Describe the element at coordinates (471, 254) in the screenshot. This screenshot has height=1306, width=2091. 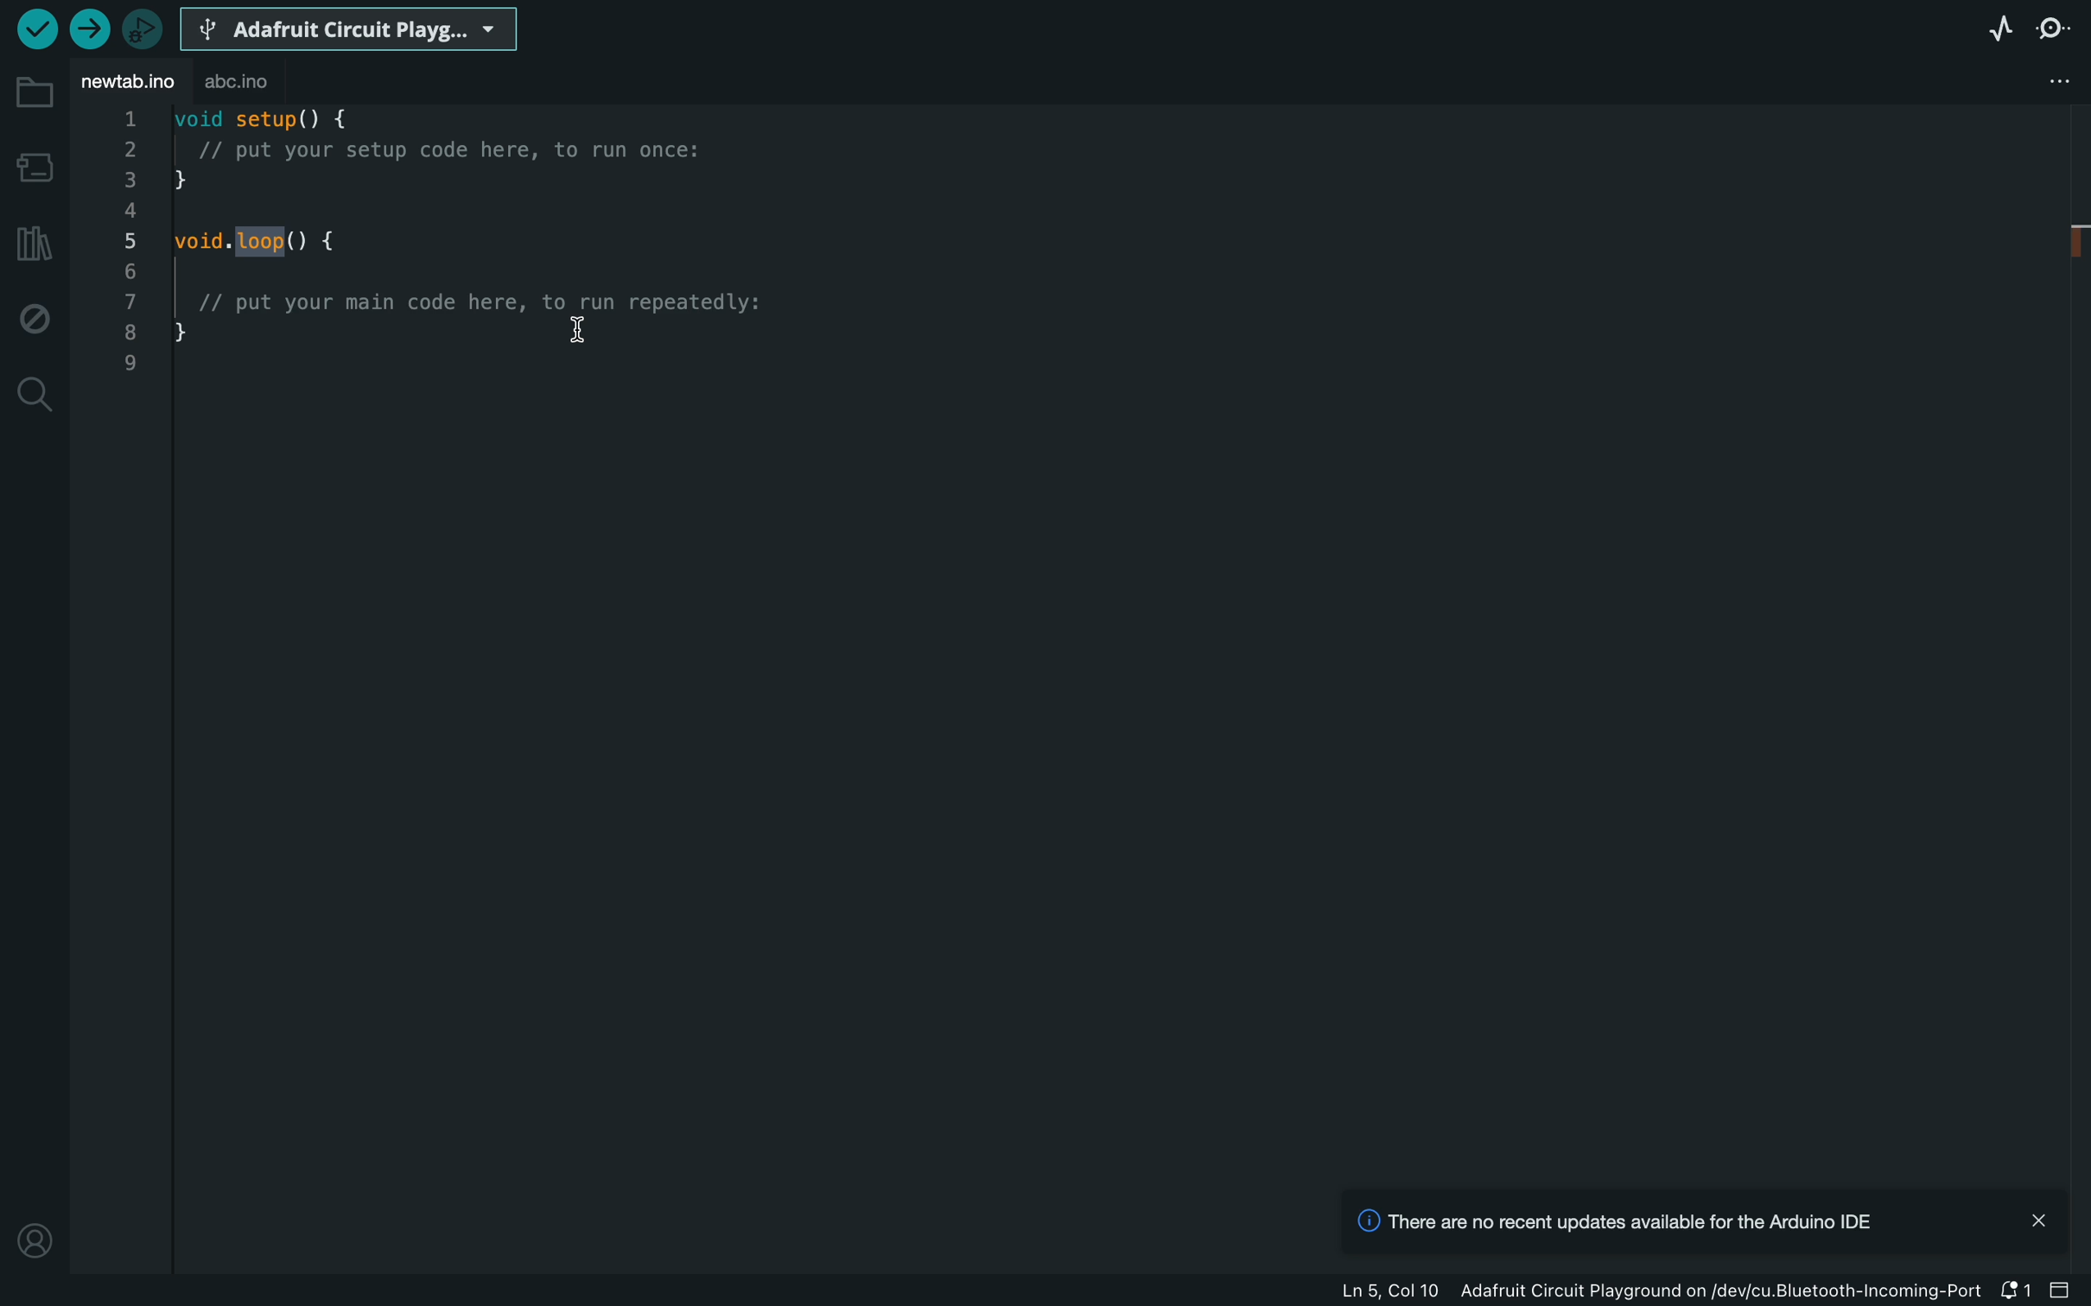
I see `code` at that location.